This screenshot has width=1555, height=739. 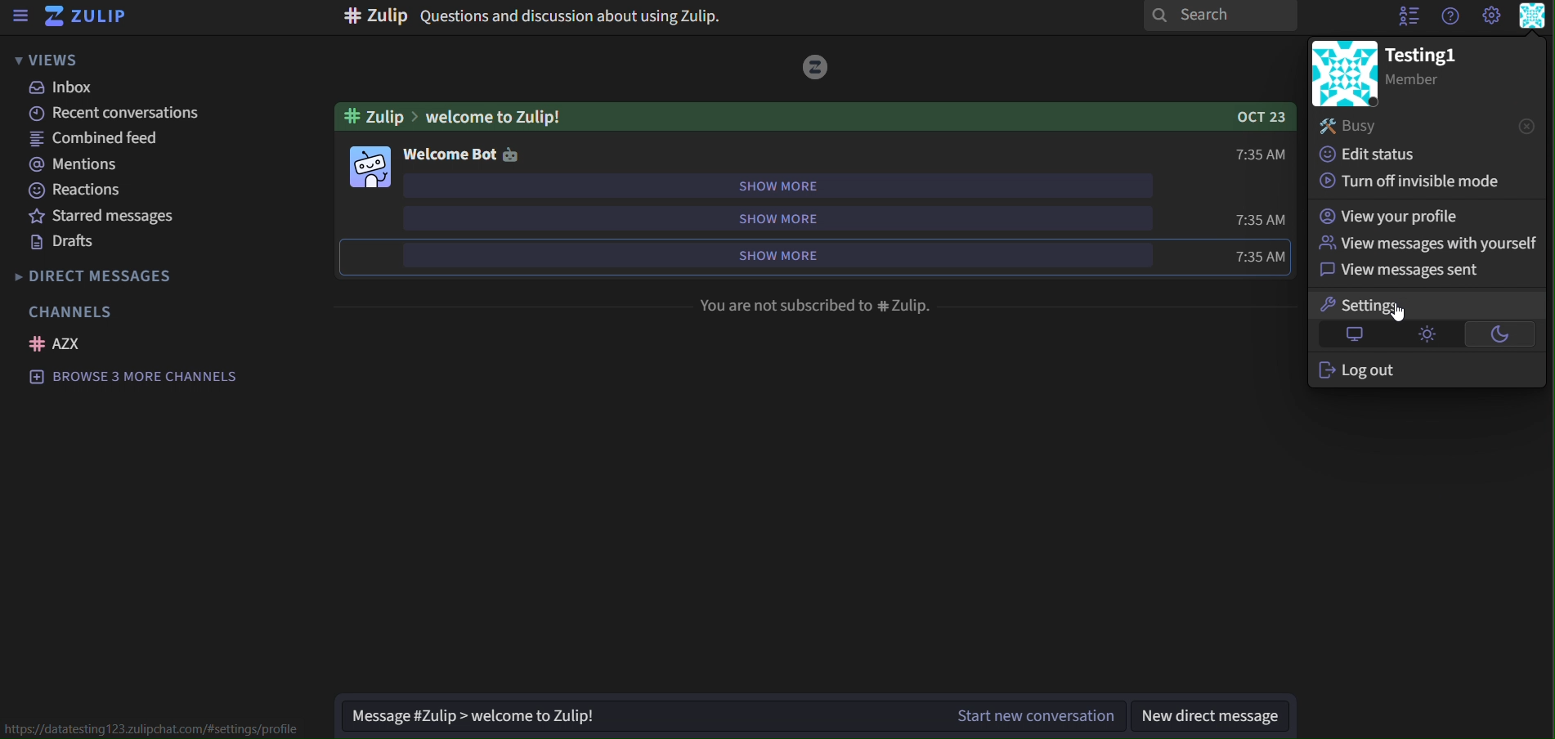 I want to click on direct messages, so click(x=106, y=275).